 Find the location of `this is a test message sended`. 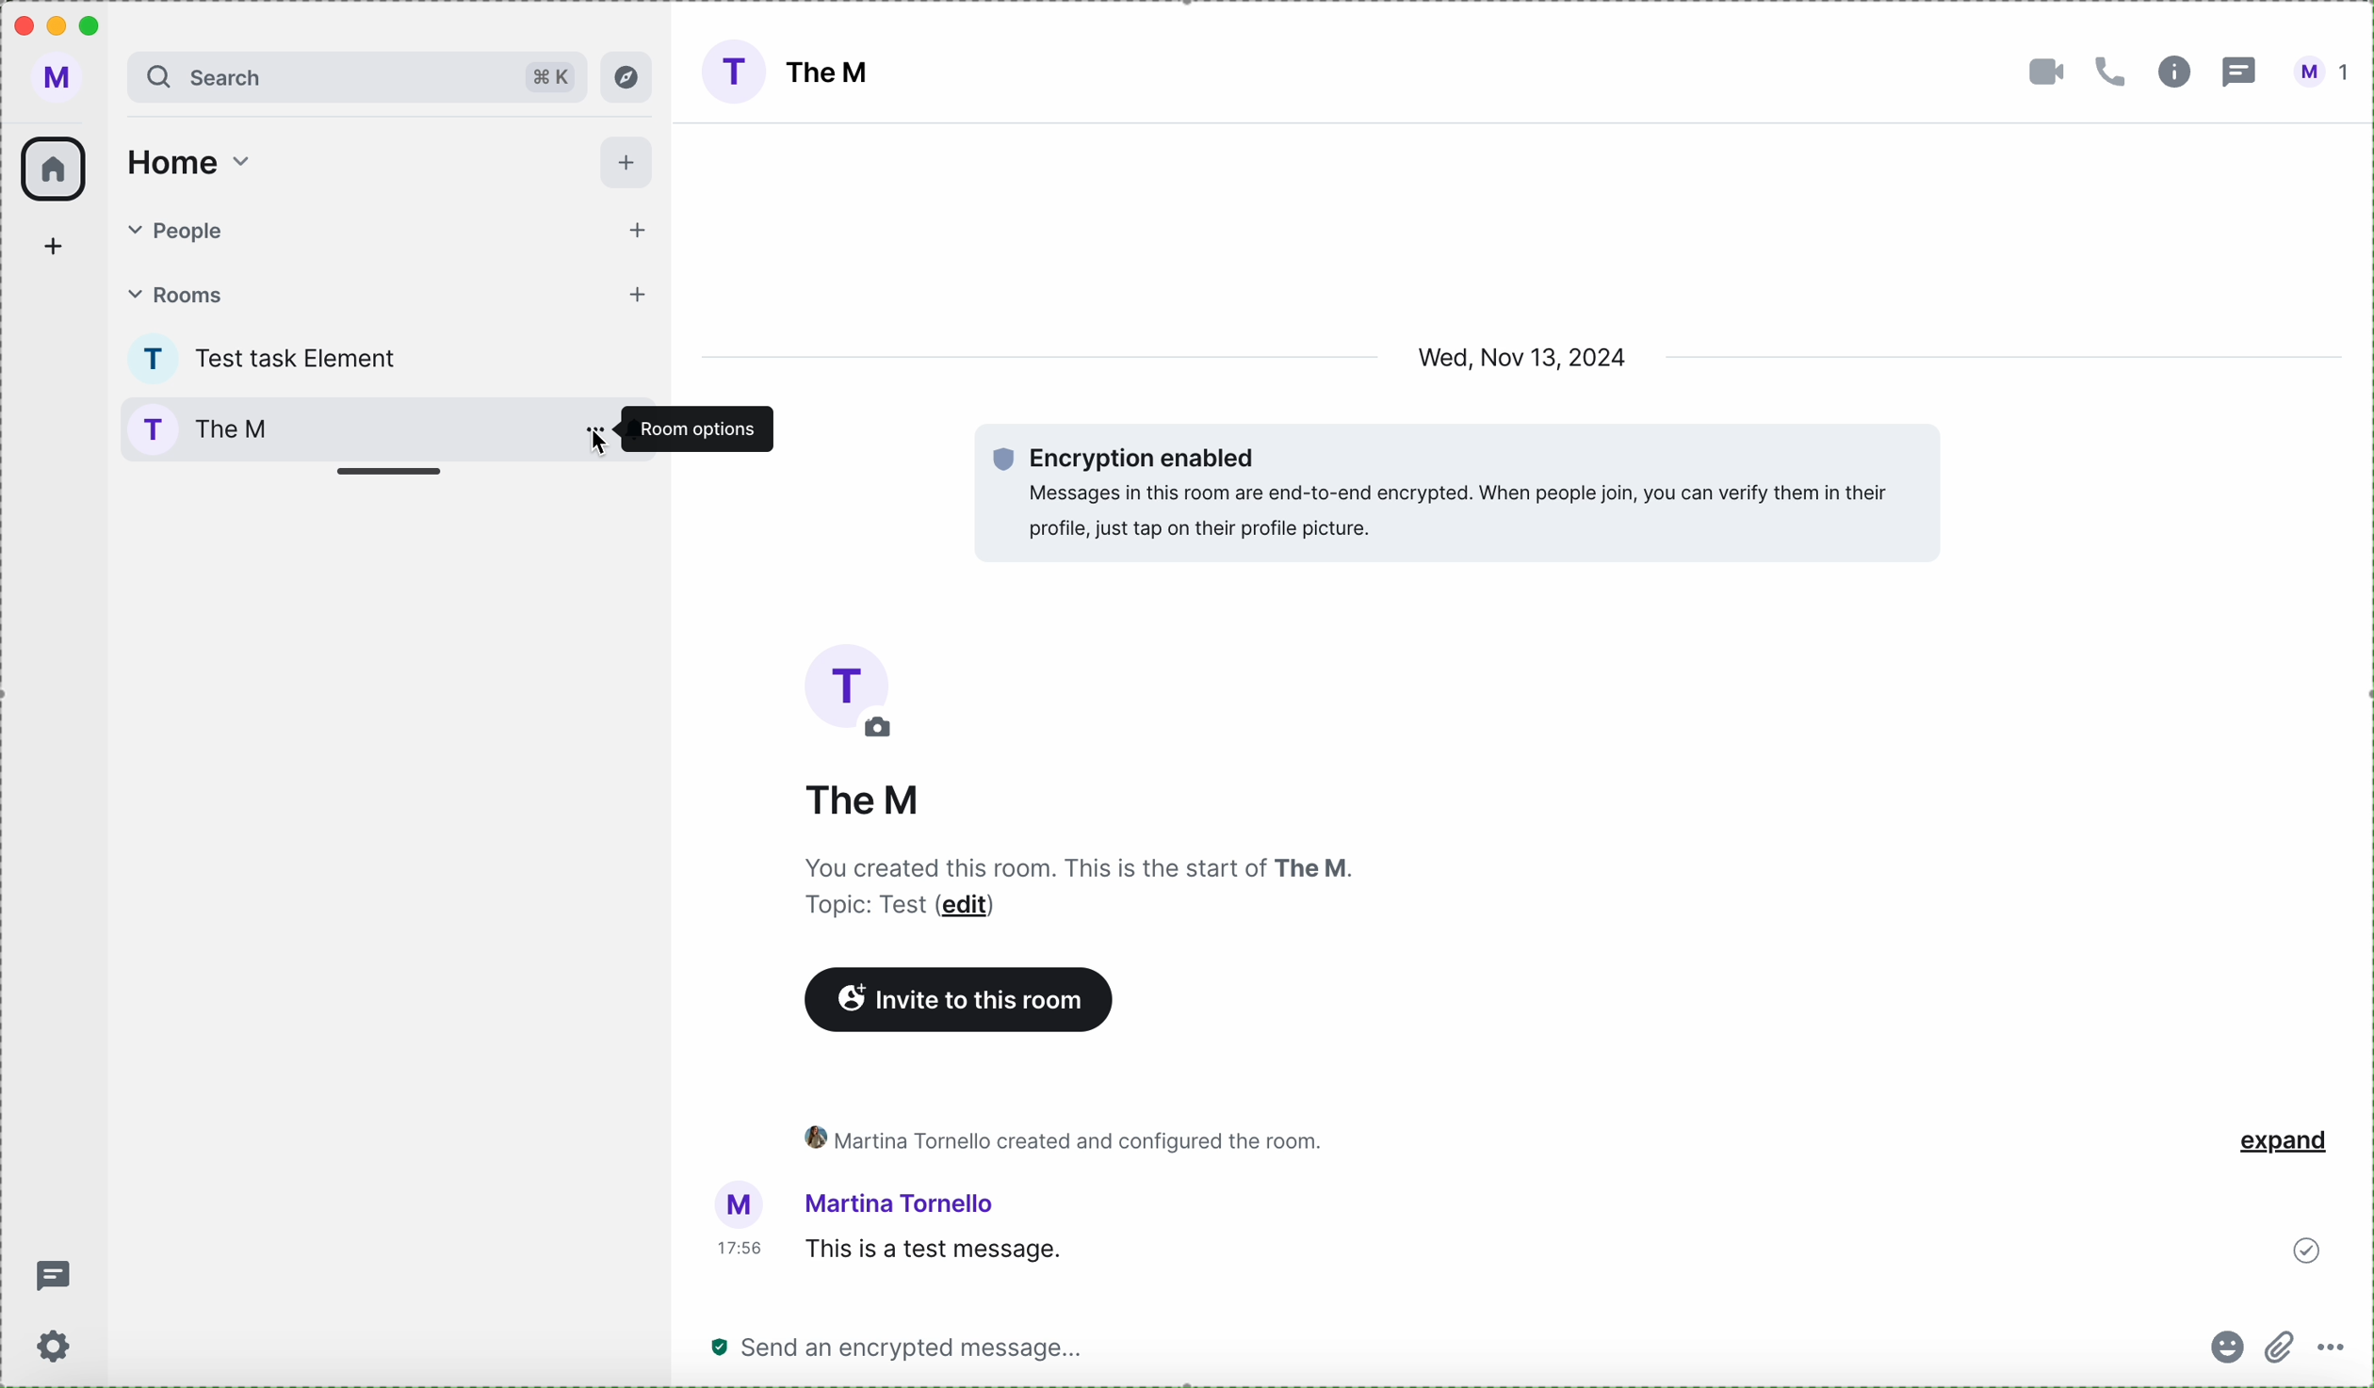

this is a test message sended is located at coordinates (1518, 1249).